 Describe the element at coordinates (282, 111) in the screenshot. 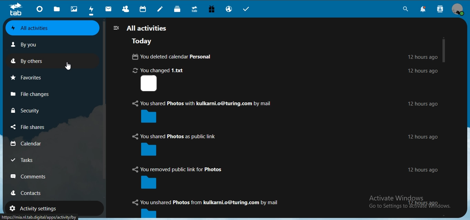

I see ` You shared Photos with kulkarni.o@turing.com by mail 12 hours ago` at that location.